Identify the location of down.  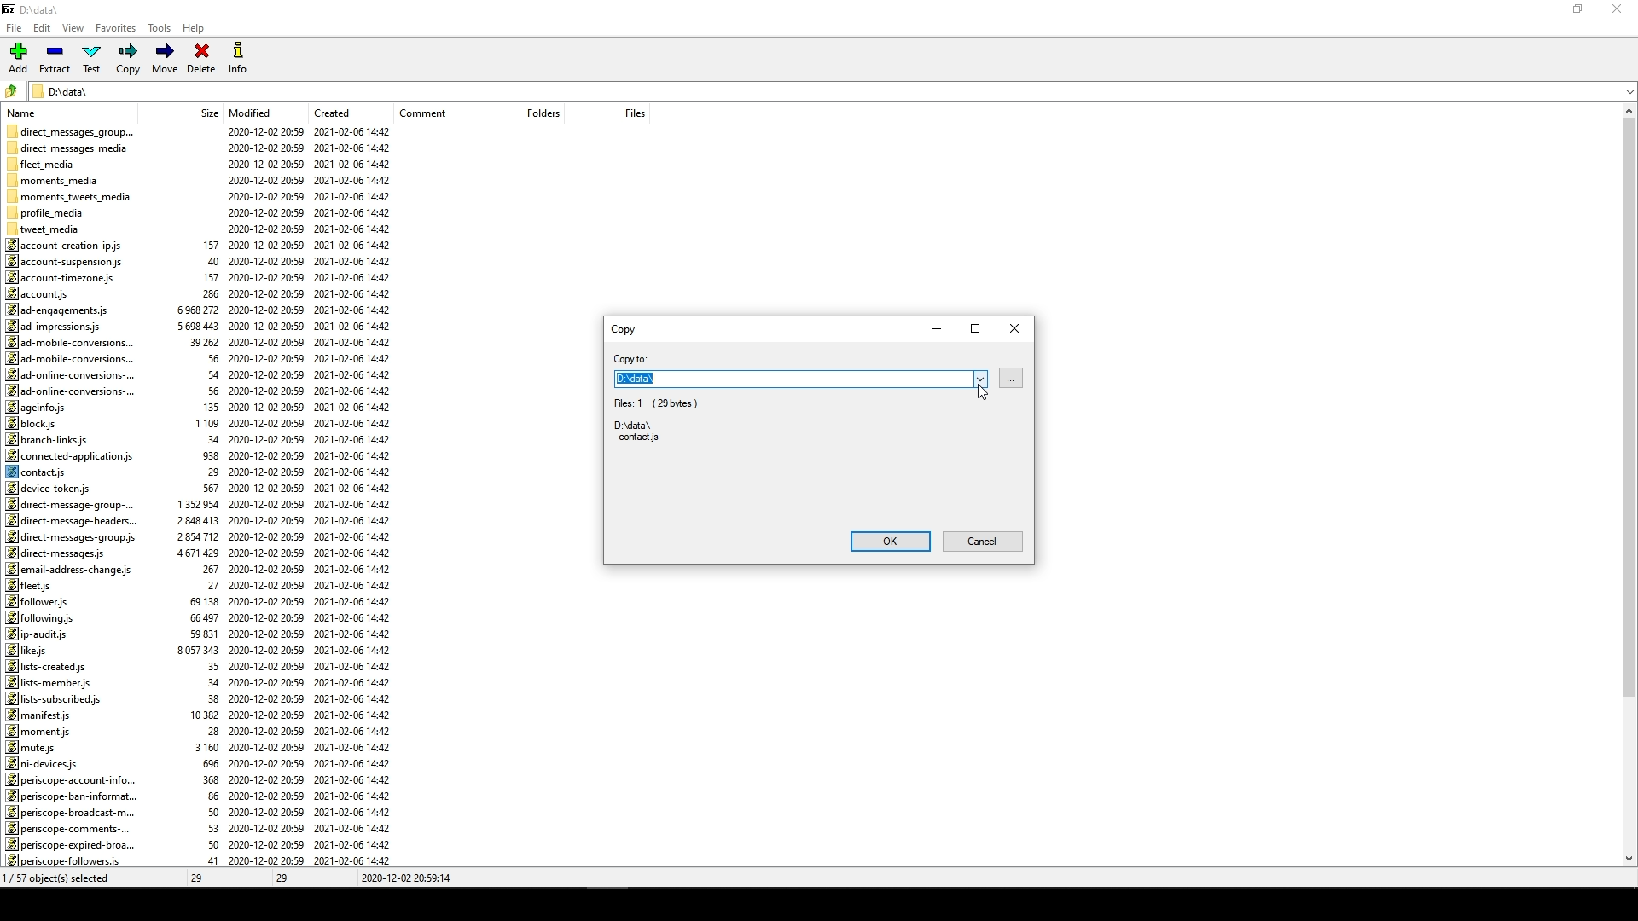
(1614, 97).